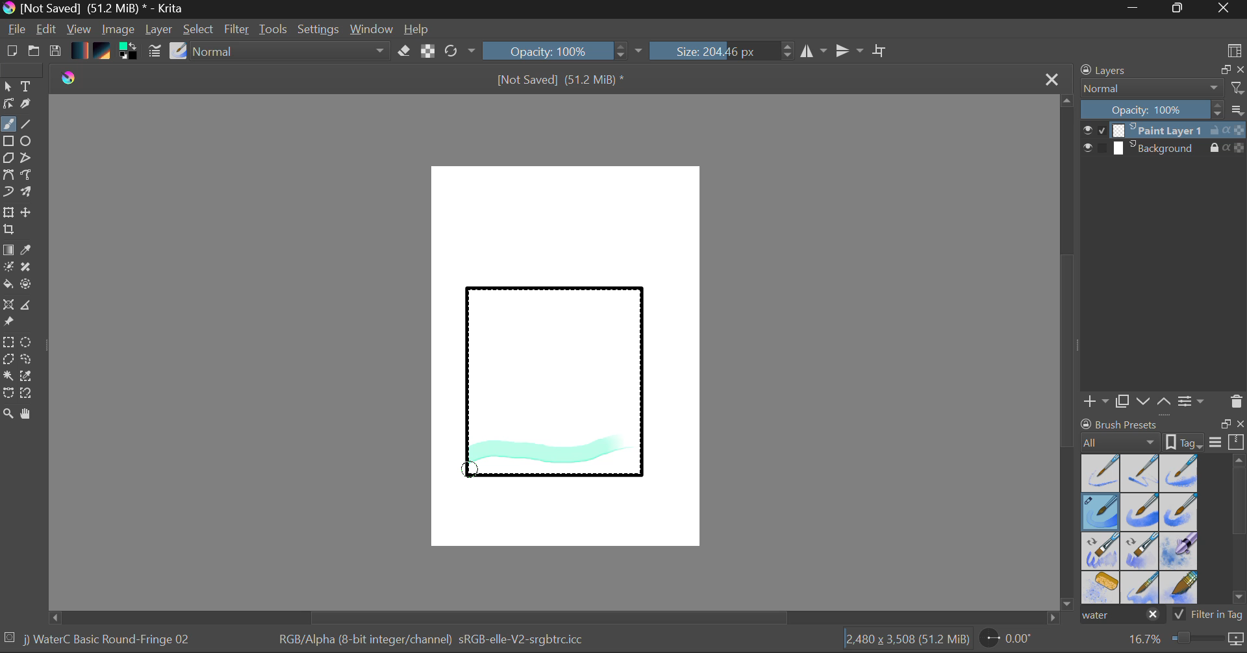 This screenshot has height=653, width=1247. What do you see at coordinates (17, 31) in the screenshot?
I see `File` at bounding box center [17, 31].